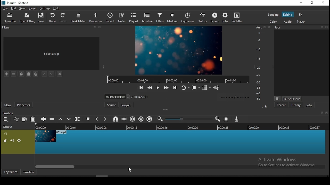 The image size is (330, 185). What do you see at coordinates (179, 79) in the screenshot?
I see `record` at bounding box center [179, 79].